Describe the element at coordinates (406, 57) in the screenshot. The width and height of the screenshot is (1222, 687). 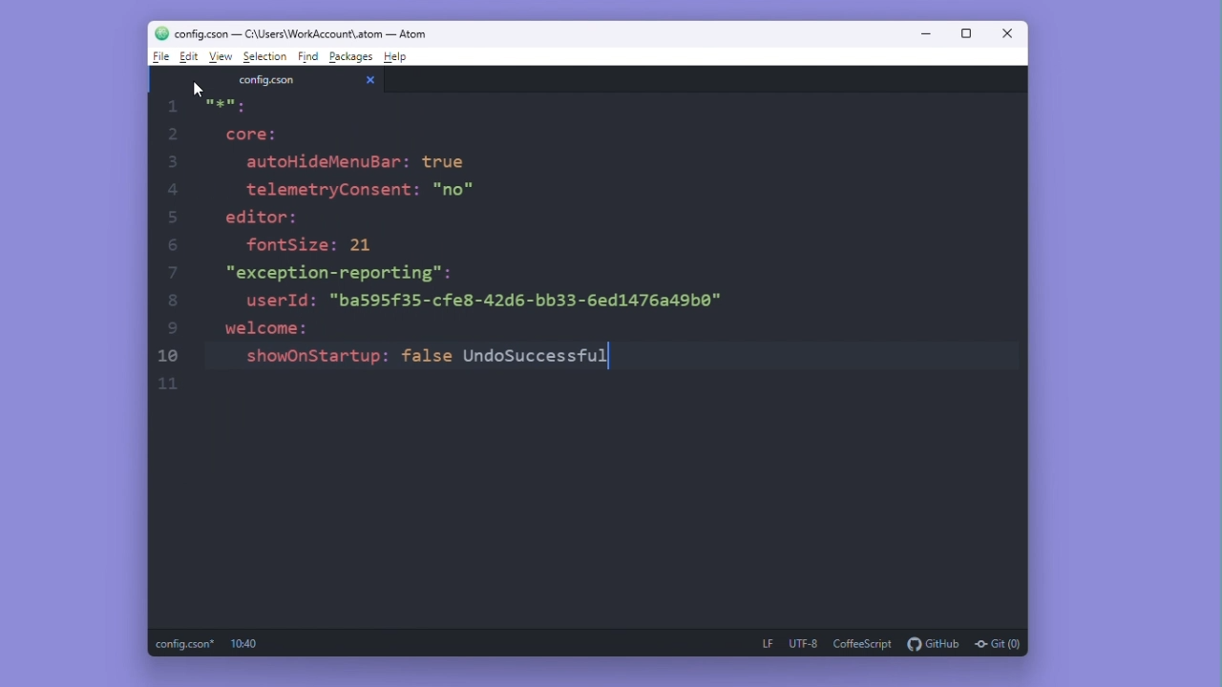
I see `Help ` at that location.